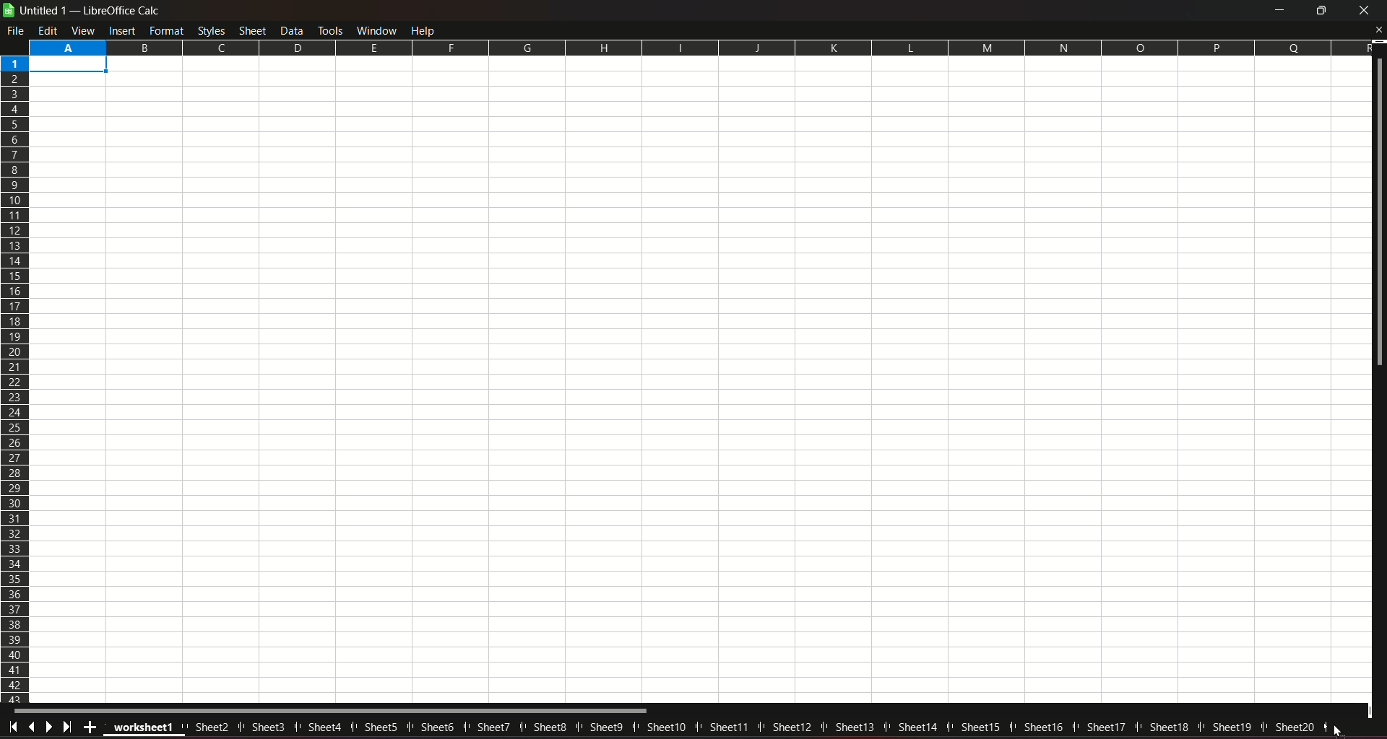  I want to click on columns, so click(698, 46).